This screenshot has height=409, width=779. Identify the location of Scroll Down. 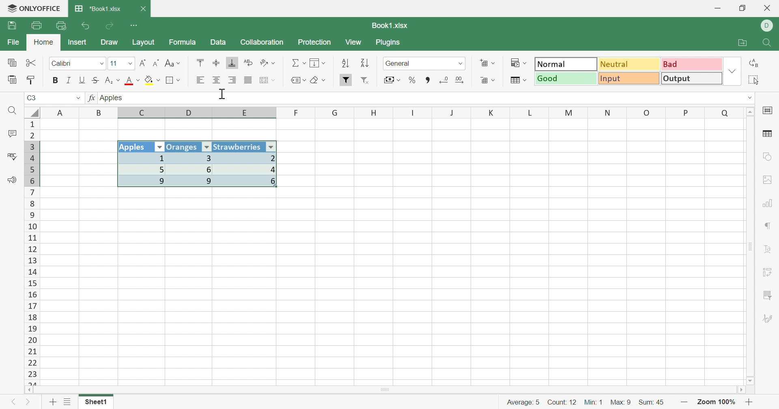
(751, 380).